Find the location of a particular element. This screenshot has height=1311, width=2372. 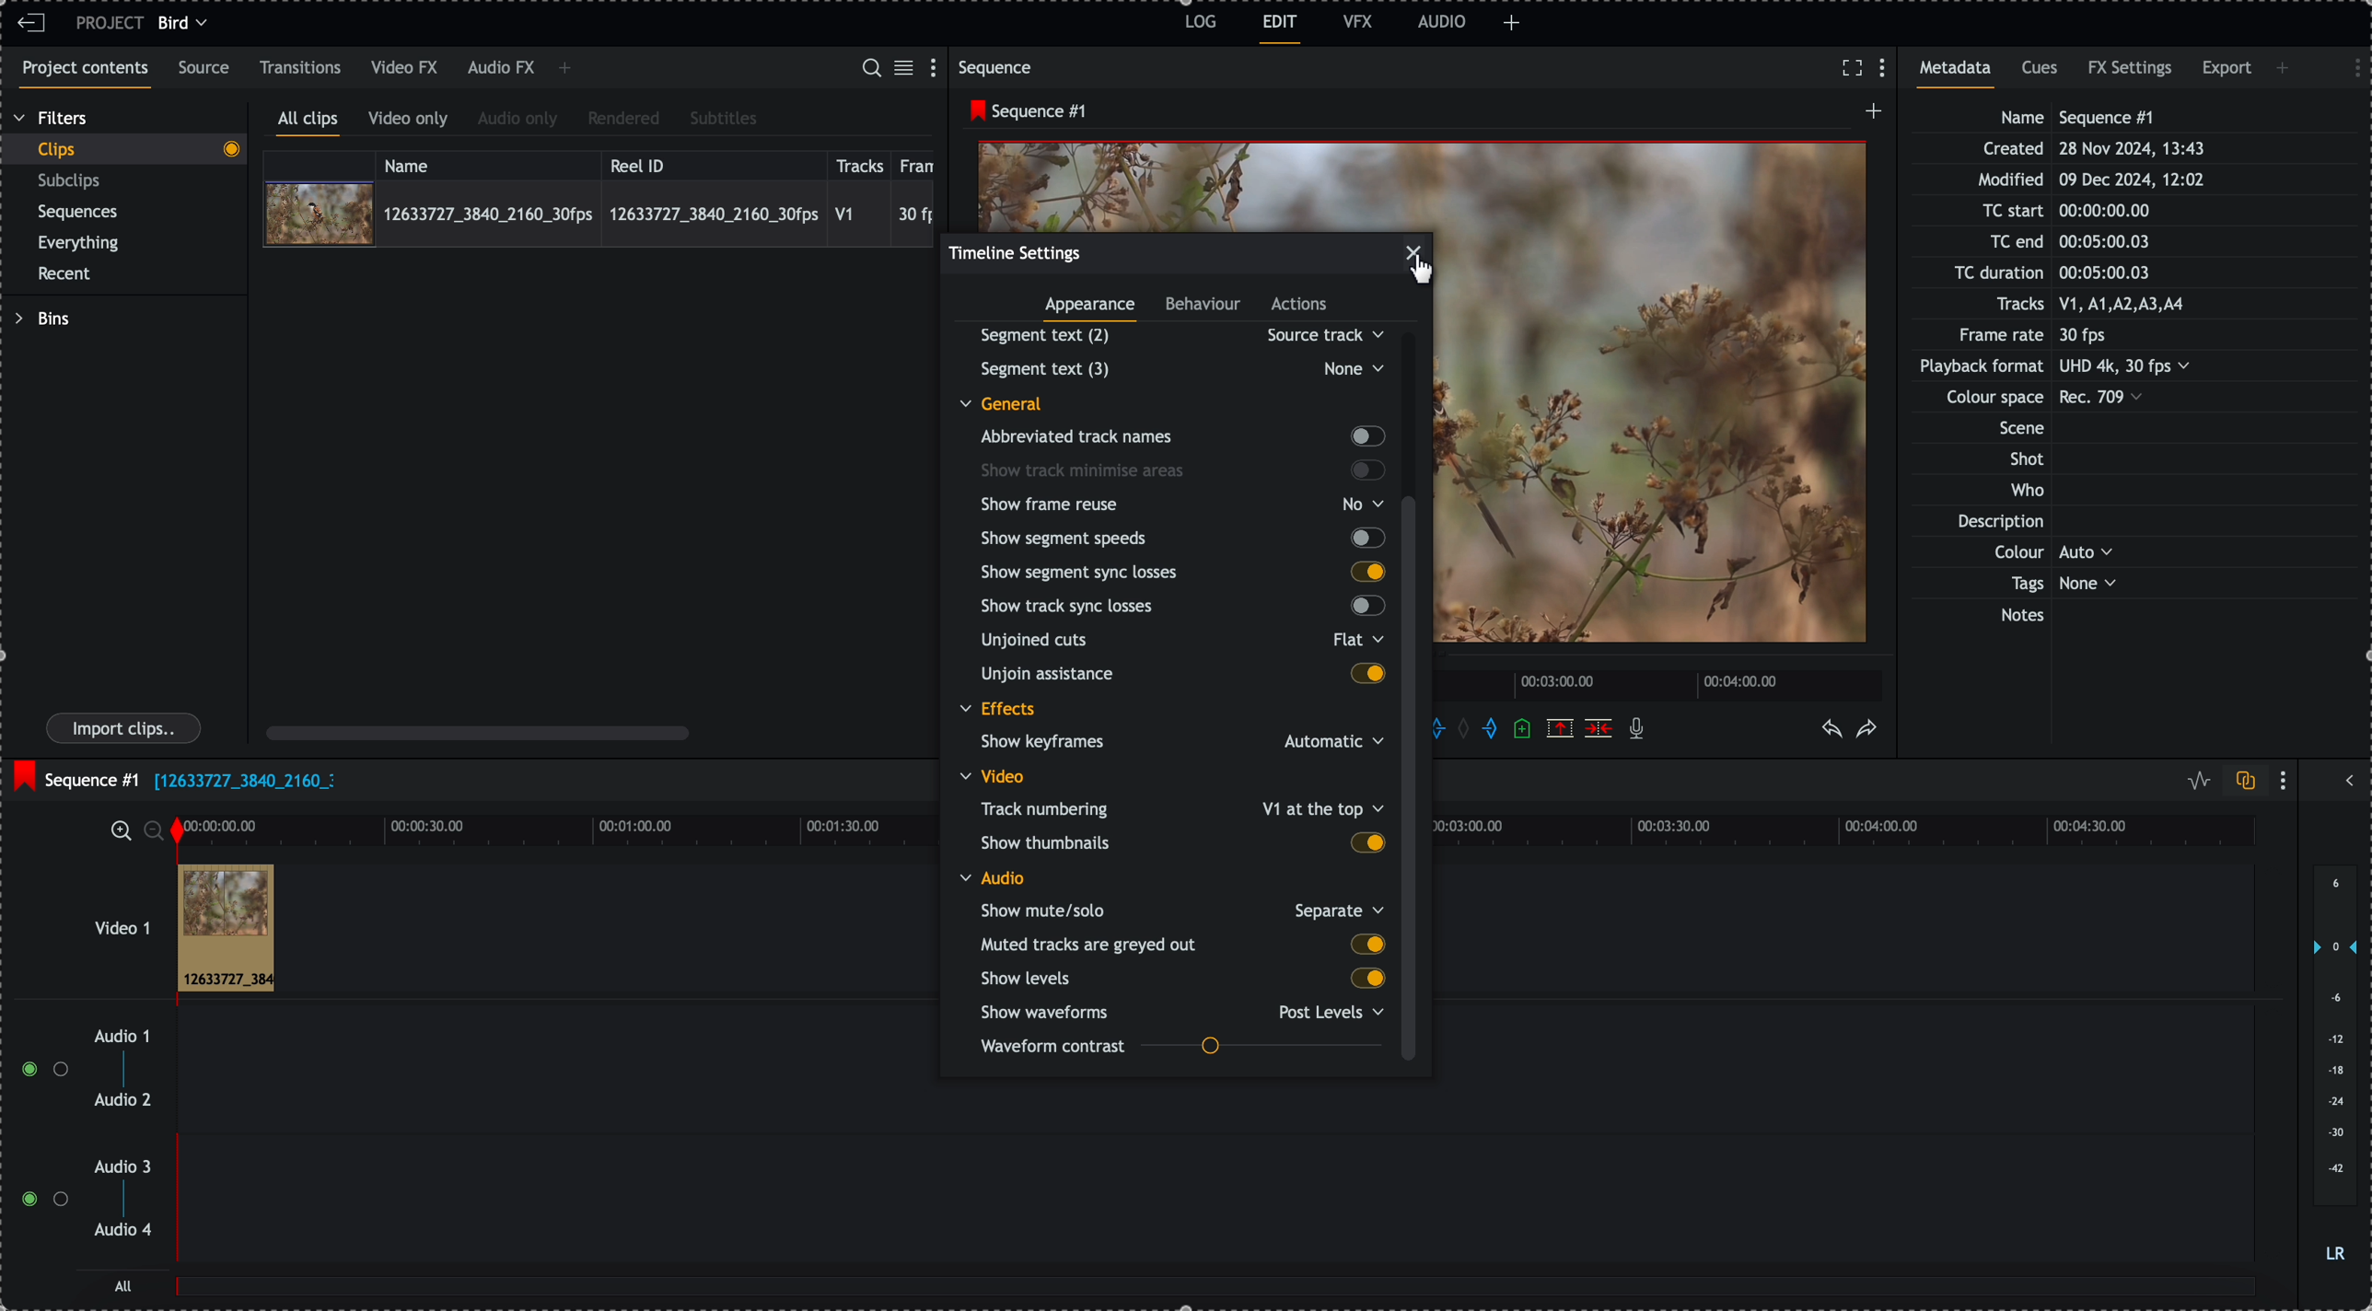

audio 2 is located at coordinates (120, 1101).